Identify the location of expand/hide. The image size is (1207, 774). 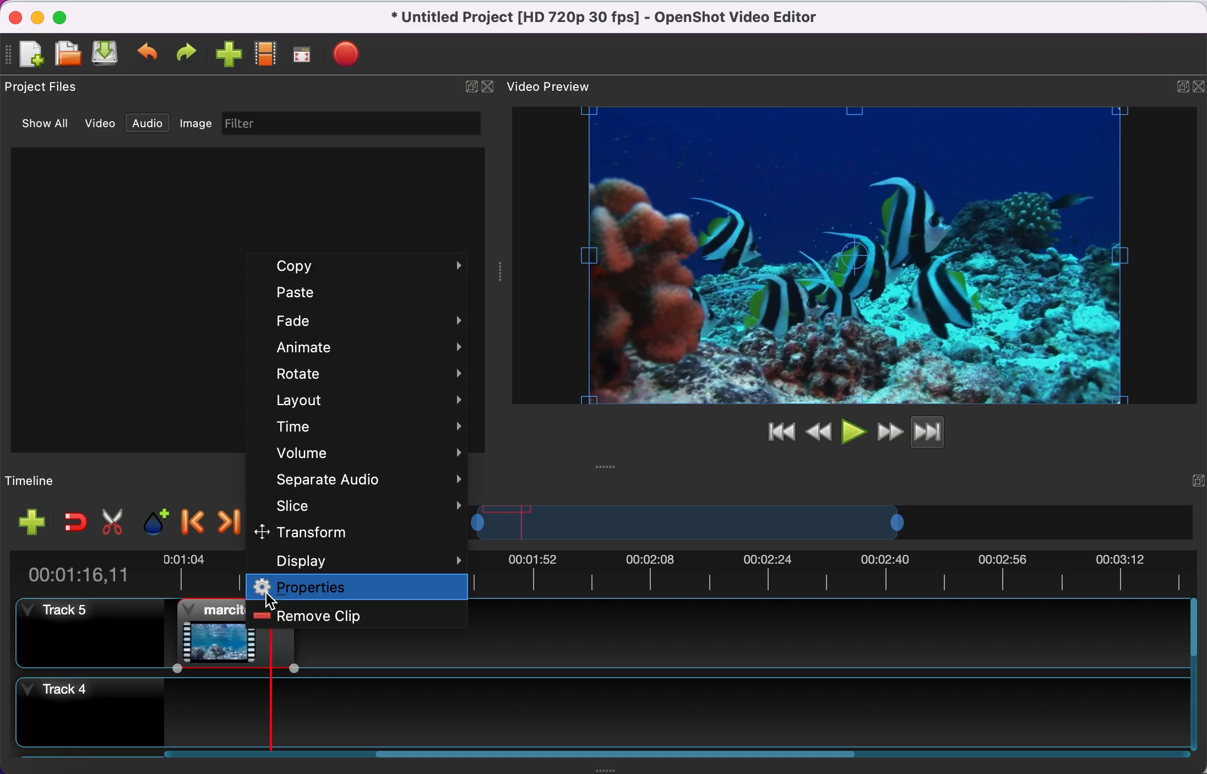
(1199, 83).